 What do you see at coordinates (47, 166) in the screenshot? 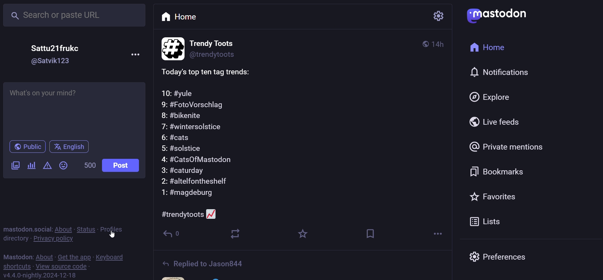
I see `content warning` at bounding box center [47, 166].